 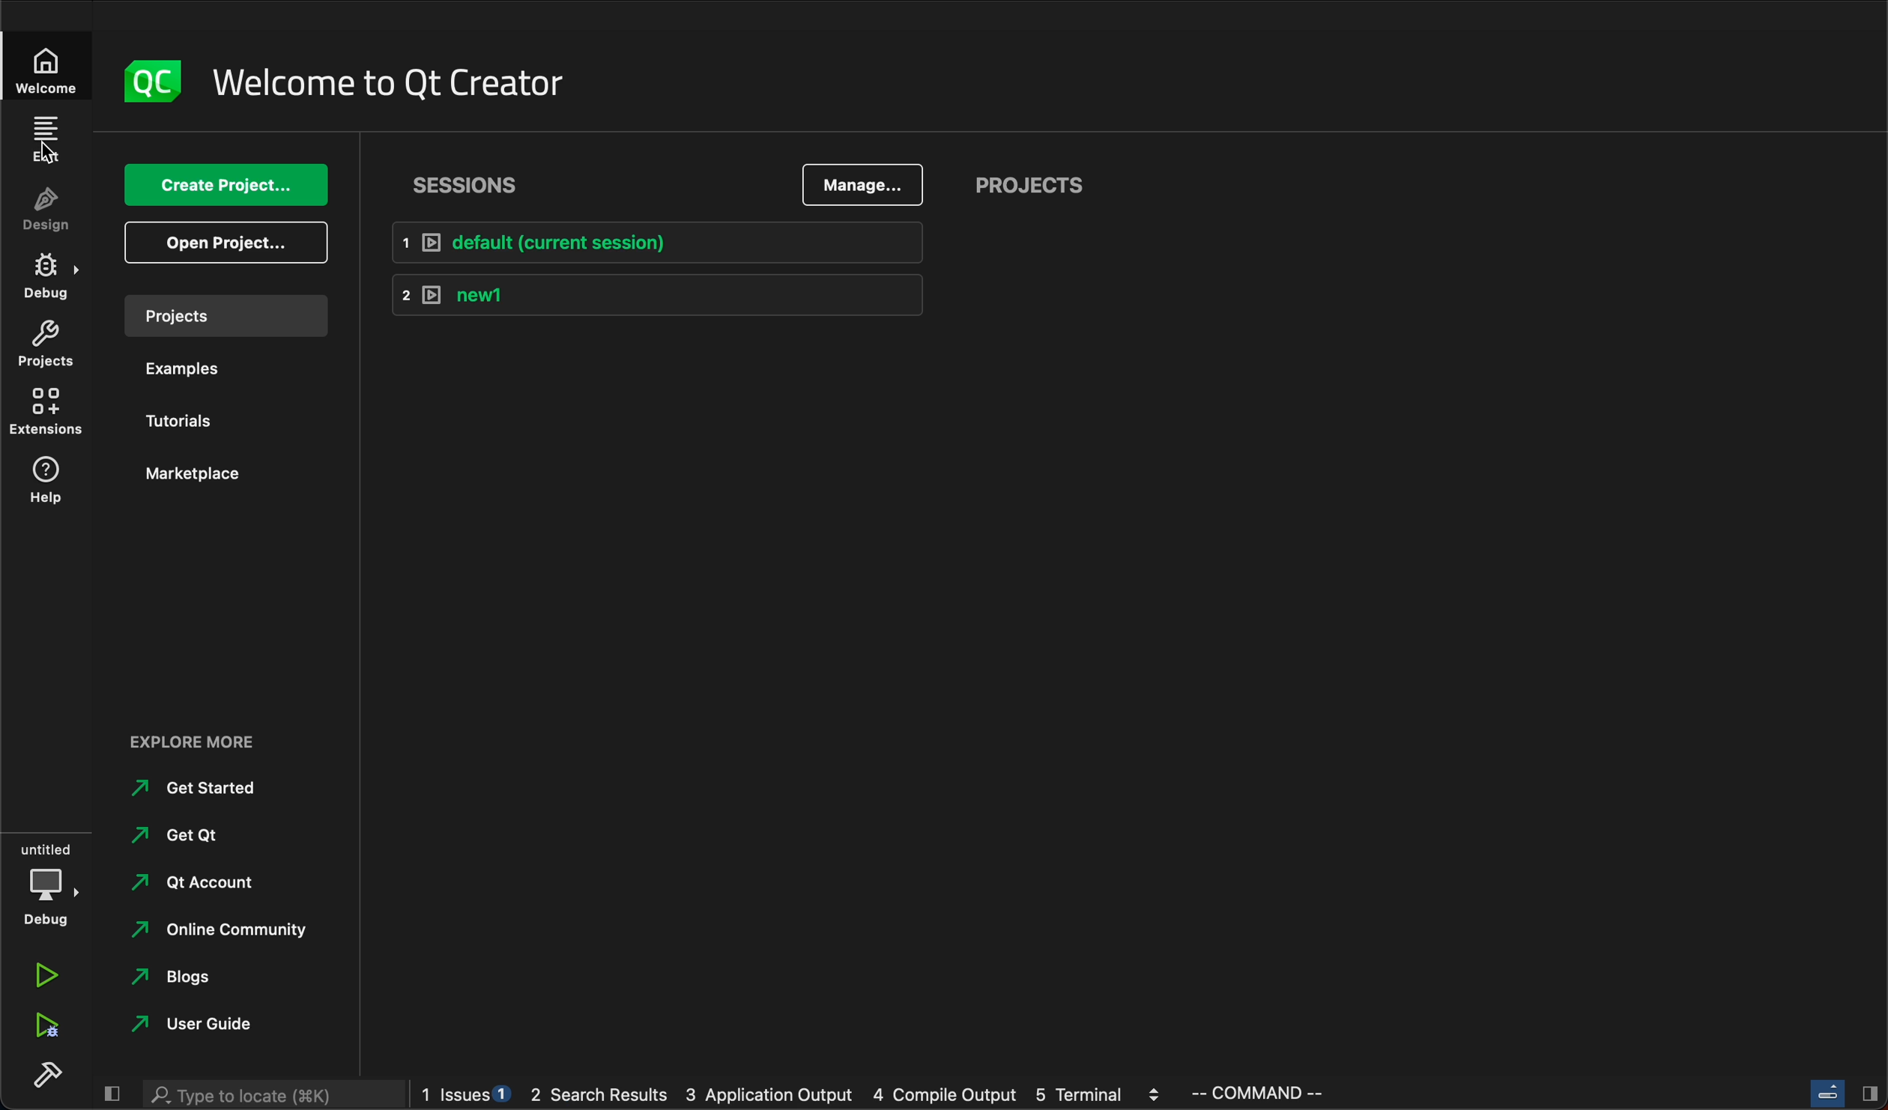 I want to click on tutorials, so click(x=180, y=422).